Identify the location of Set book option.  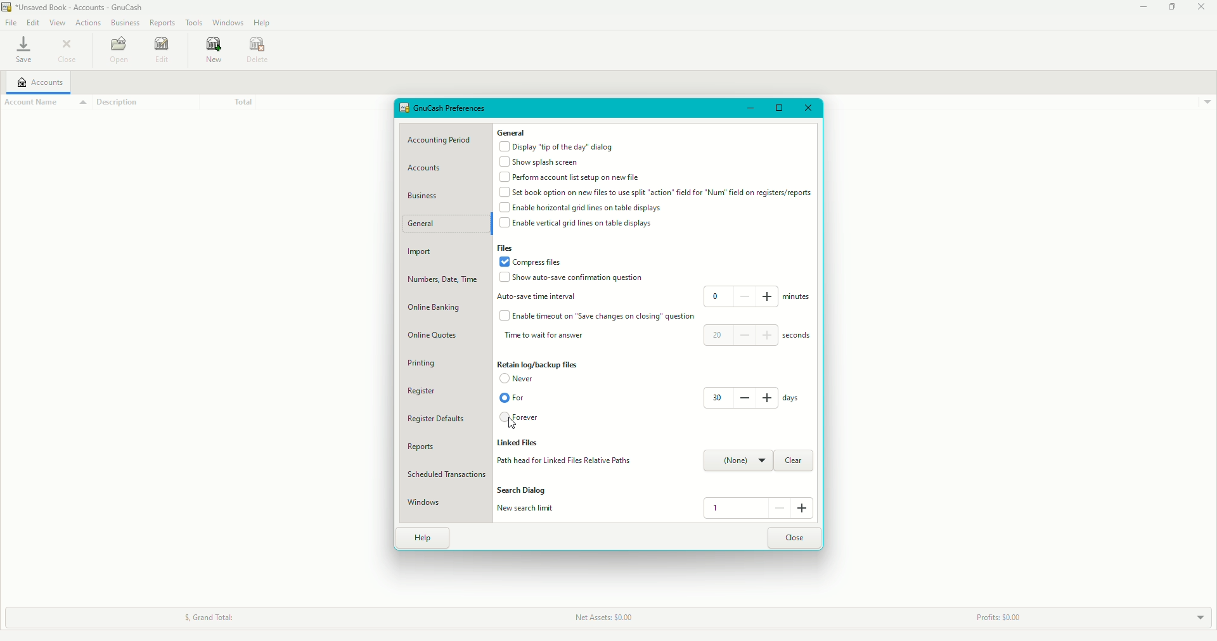
(656, 193).